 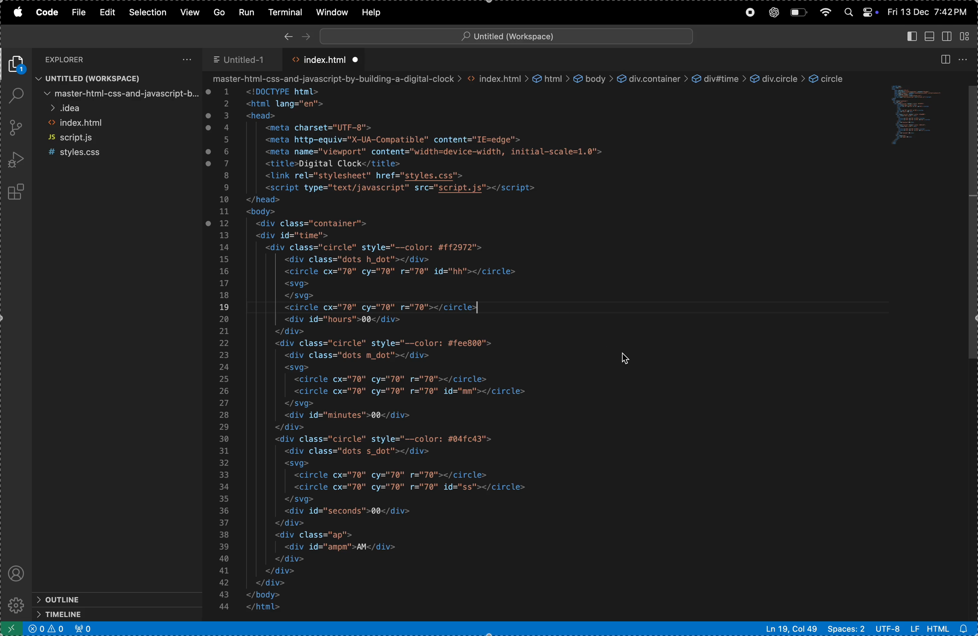 What do you see at coordinates (17, 571) in the screenshot?
I see `profile` at bounding box center [17, 571].